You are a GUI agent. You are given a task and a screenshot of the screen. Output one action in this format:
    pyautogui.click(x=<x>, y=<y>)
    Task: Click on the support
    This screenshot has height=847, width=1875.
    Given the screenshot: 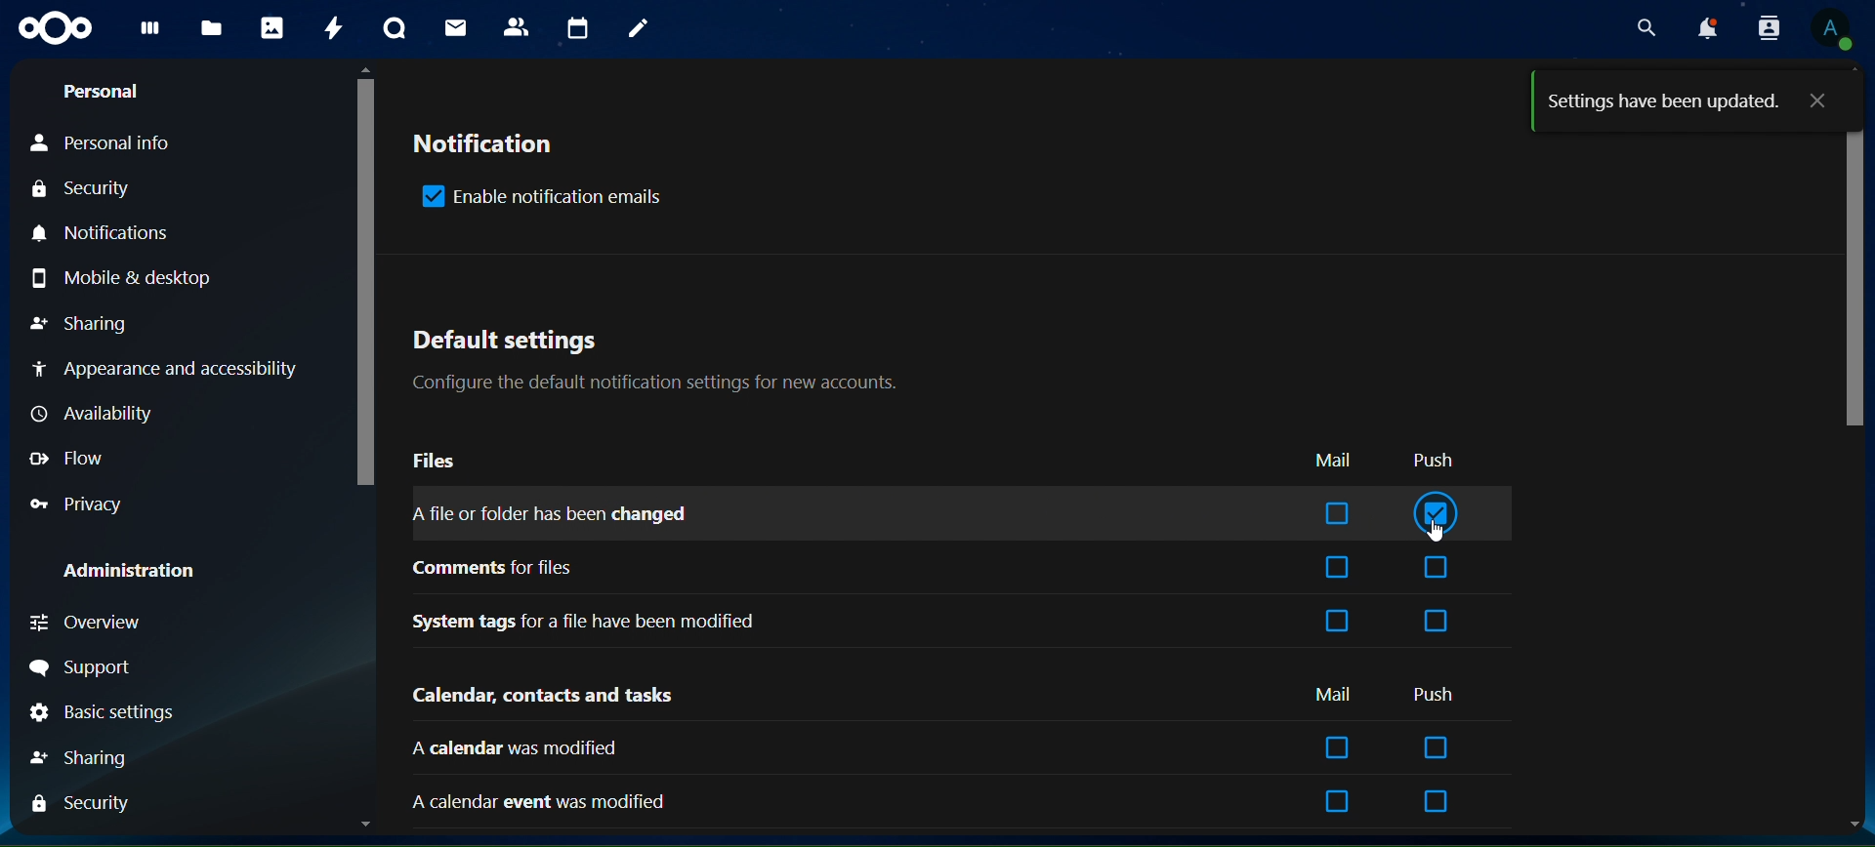 What is the action you would take?
    pyautogui.click(x=135, y=665)
    